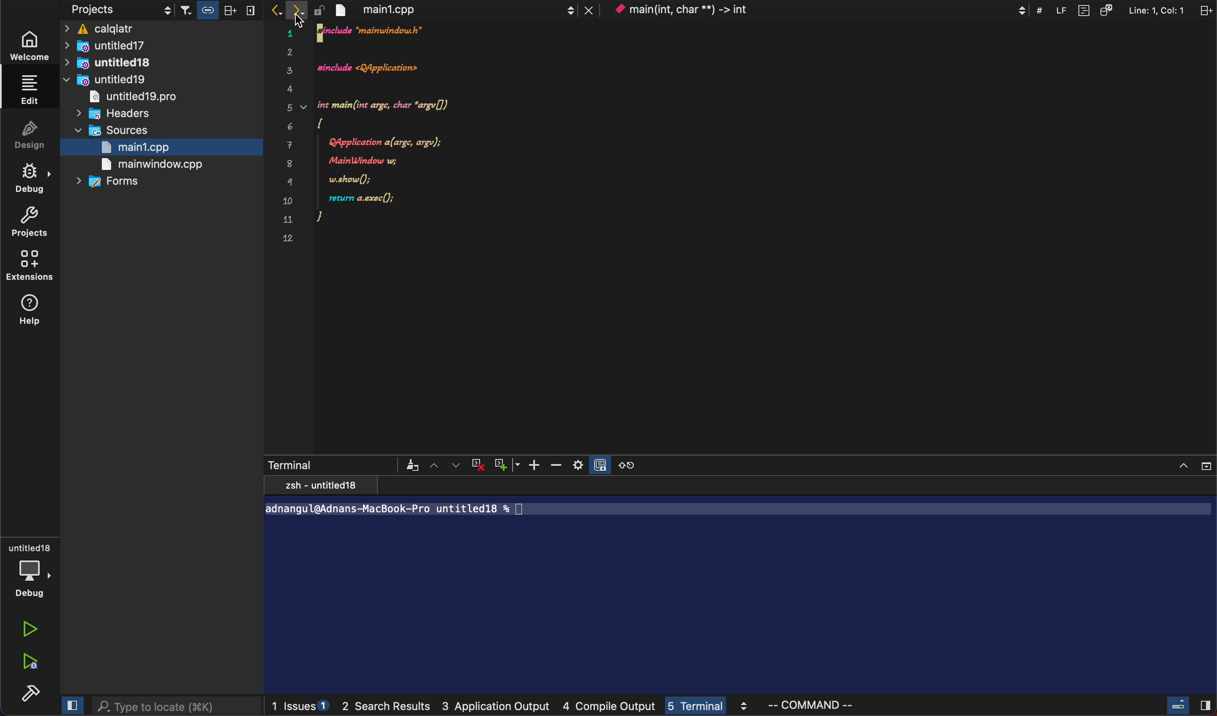 Image resolution: width=1217 pixels, height=716 pixels. I want to click on debug, so click(31, 175).